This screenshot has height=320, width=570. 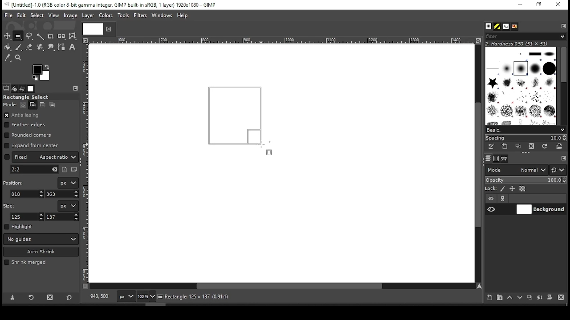 I want to click on layer , so click(x=540, y=209).